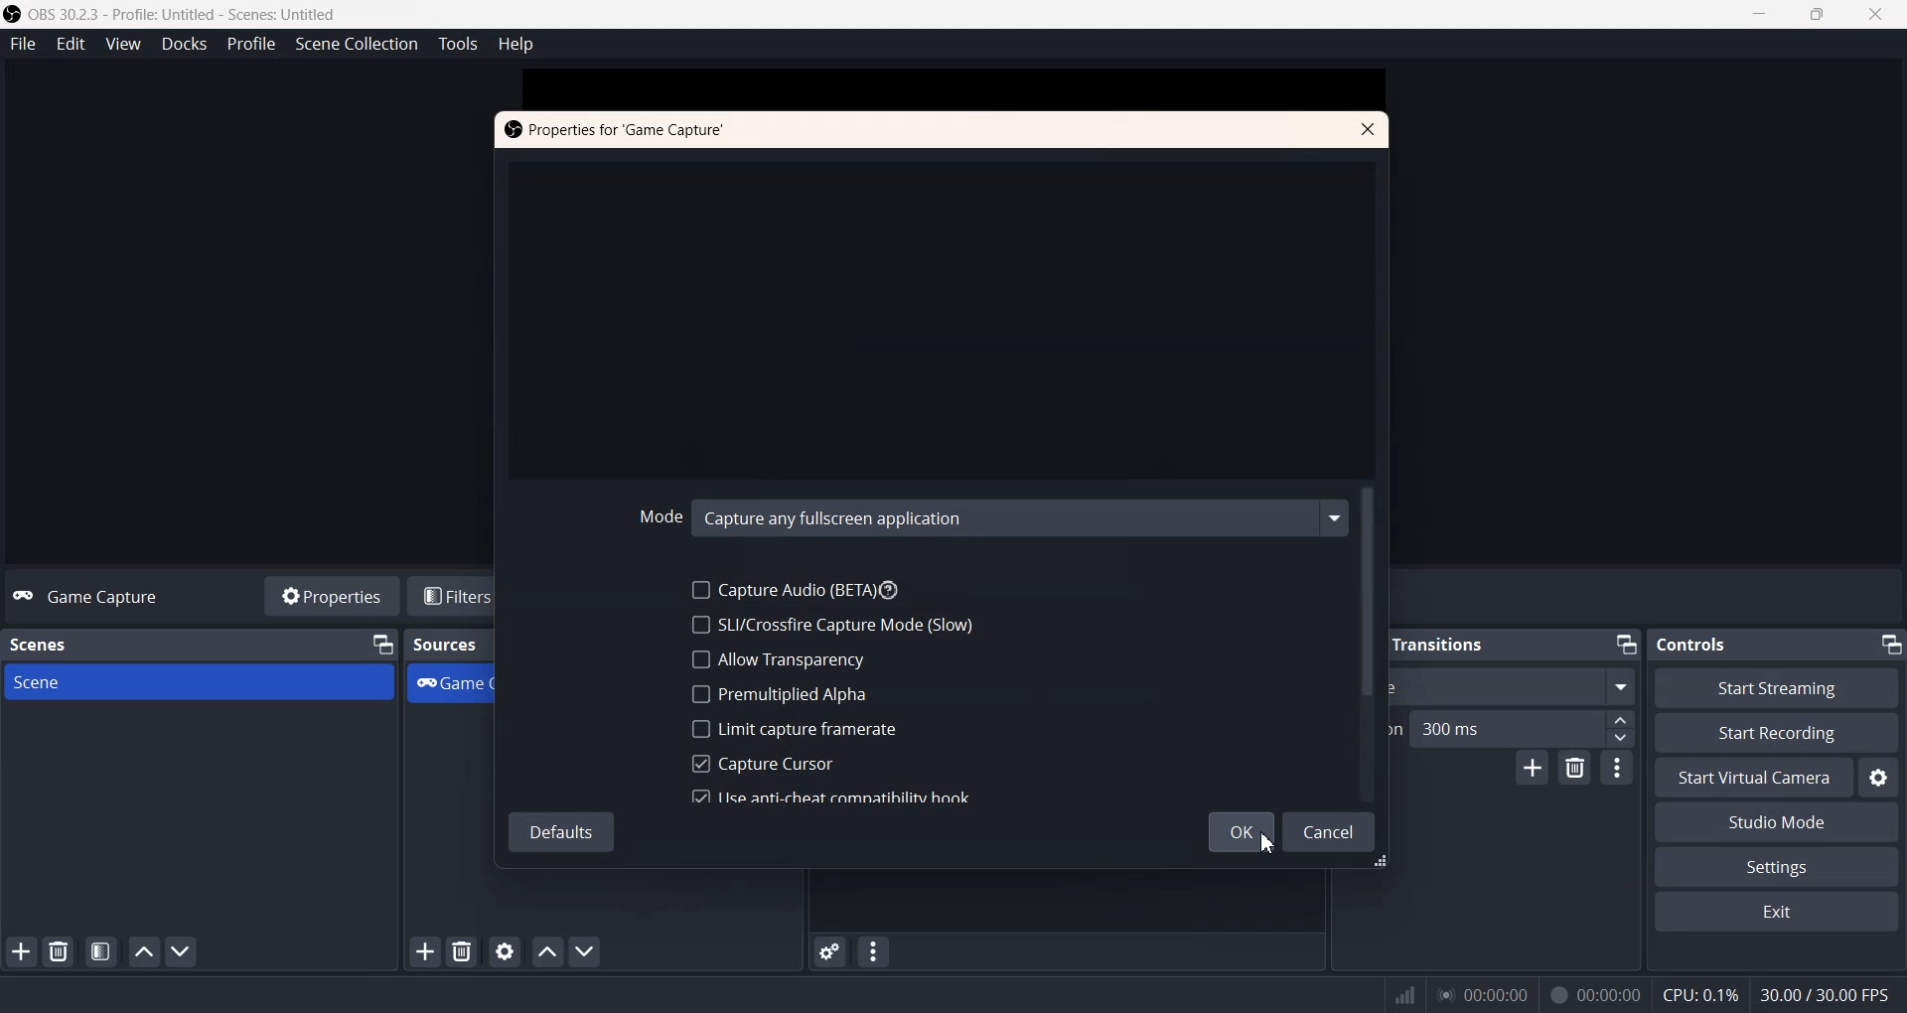  What do you see at coordinates (84, 596) in the screenshot?
I see `Text` at bounding box center [84, 596].